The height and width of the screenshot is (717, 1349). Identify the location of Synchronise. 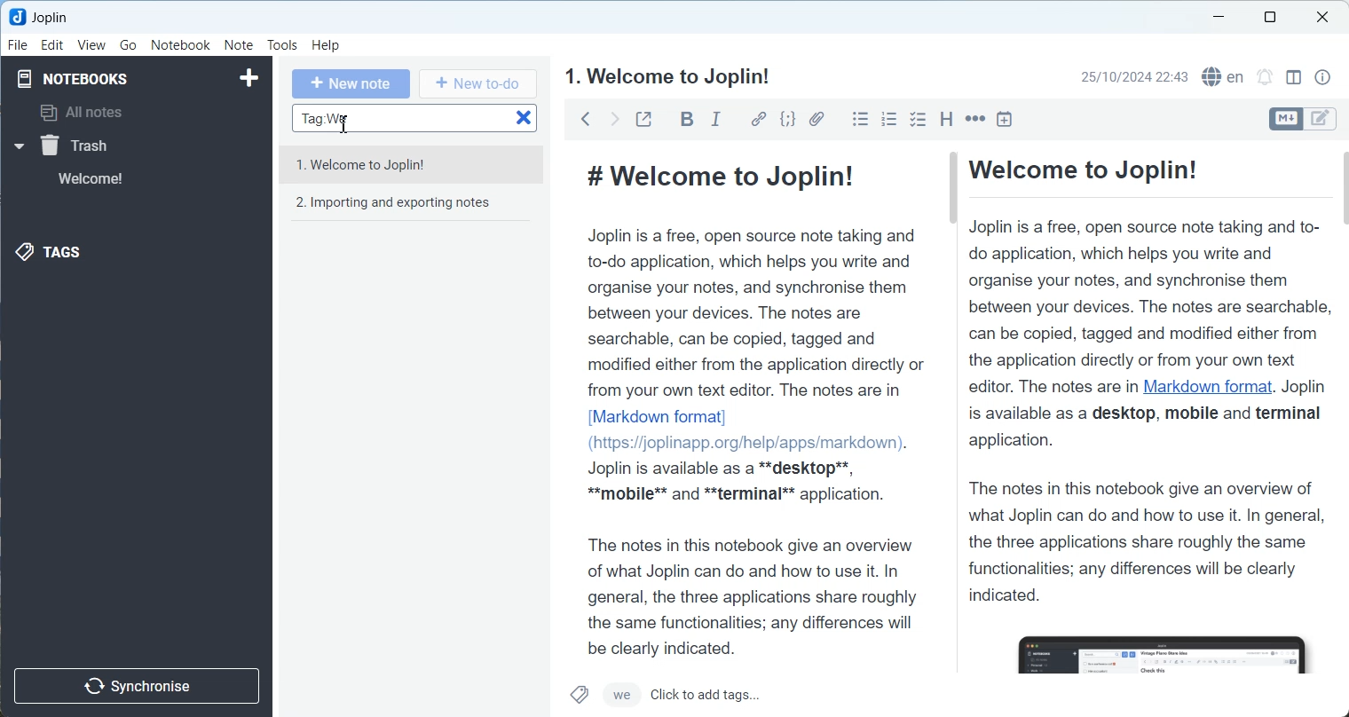
(140, 685).